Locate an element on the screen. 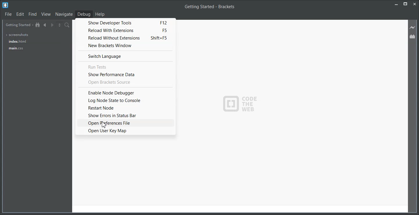 This screenshot has width=419, height=215. Open User Key Map is located at coordinates (125, 130).